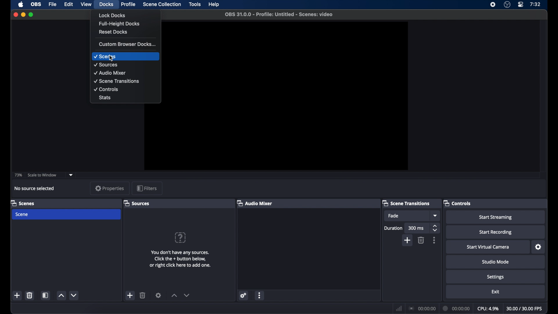 This screenshot has width=558, height=314. Describe the element at coordinates (244, 295) in the screenshot. I see `settings` at that location.